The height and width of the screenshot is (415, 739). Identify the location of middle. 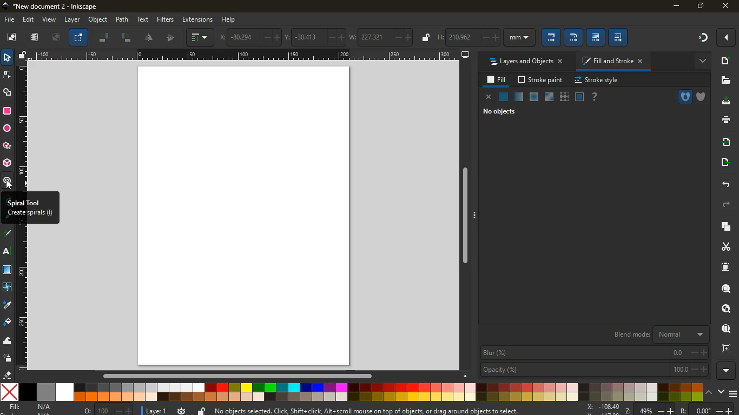
(169, 38).